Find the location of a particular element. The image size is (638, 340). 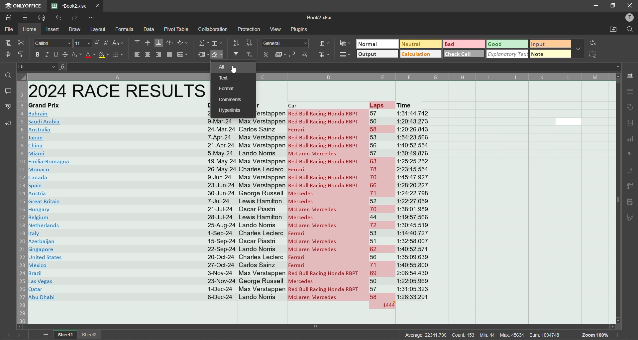

fill color is located at coordinates (103, 55).